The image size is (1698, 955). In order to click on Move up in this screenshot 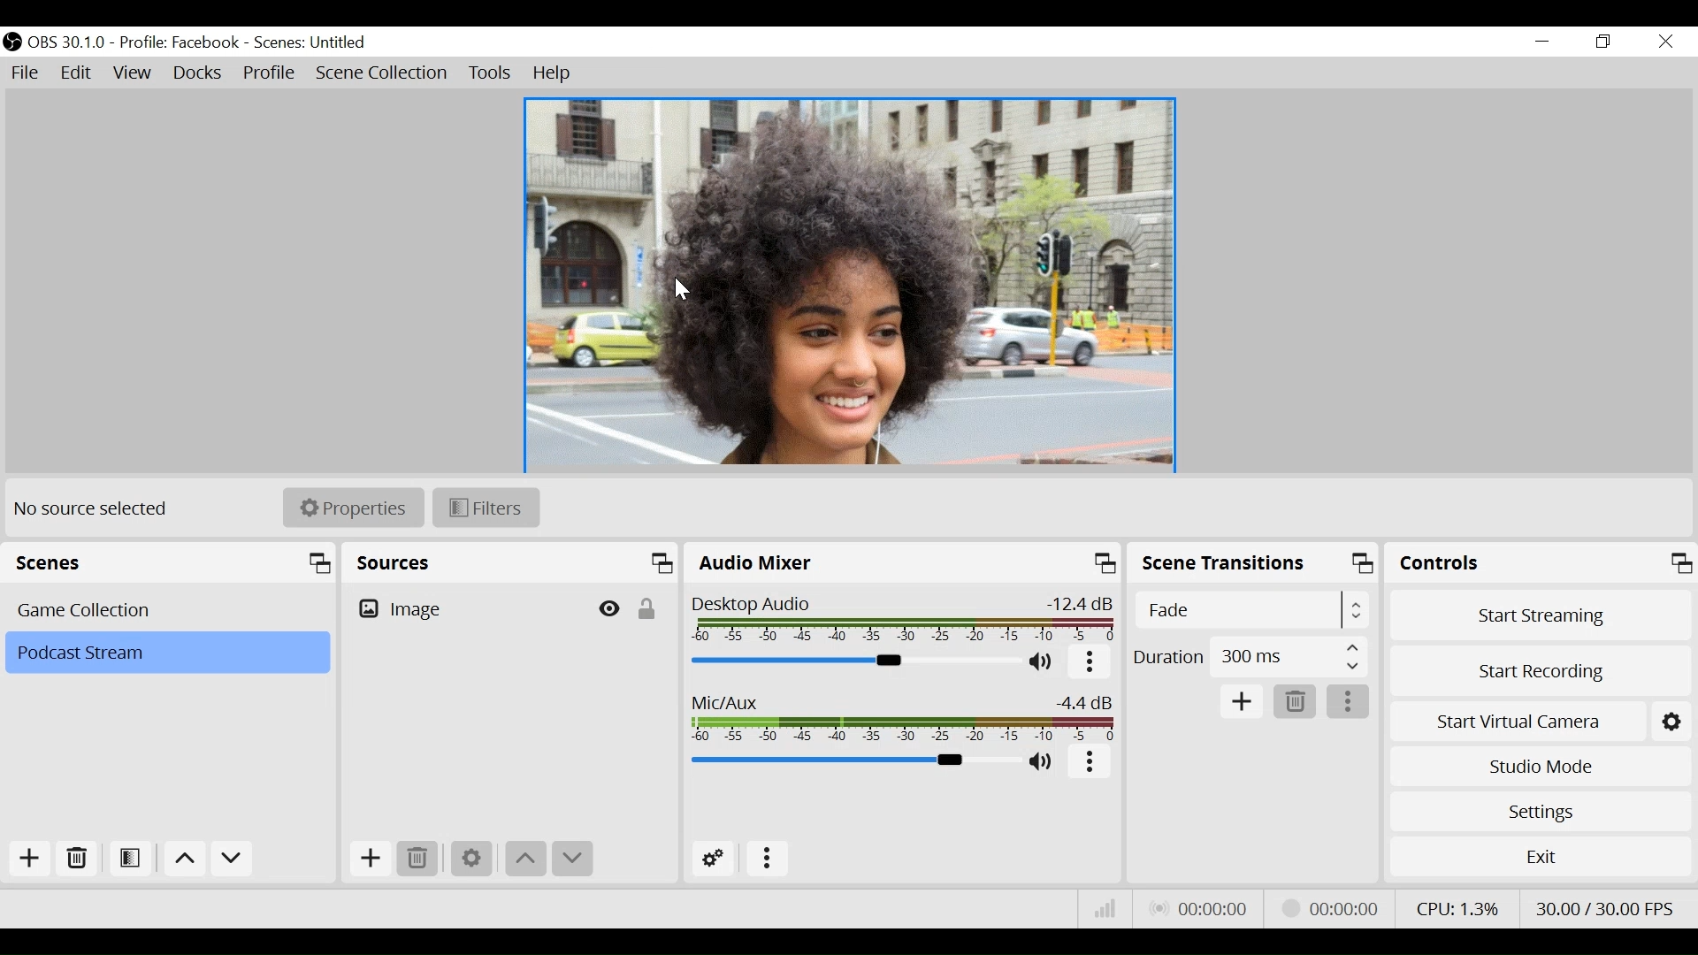, I will do `click(527, 859)`.